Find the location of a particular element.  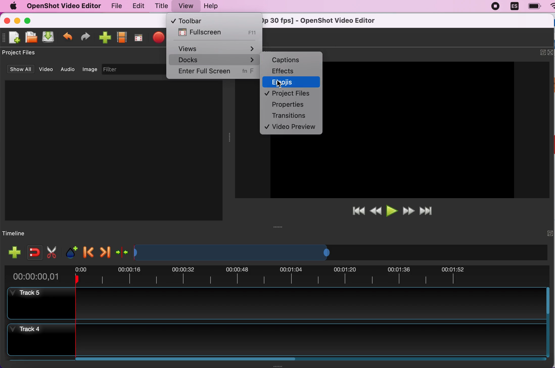

docks is located at coordinates (216, 60).